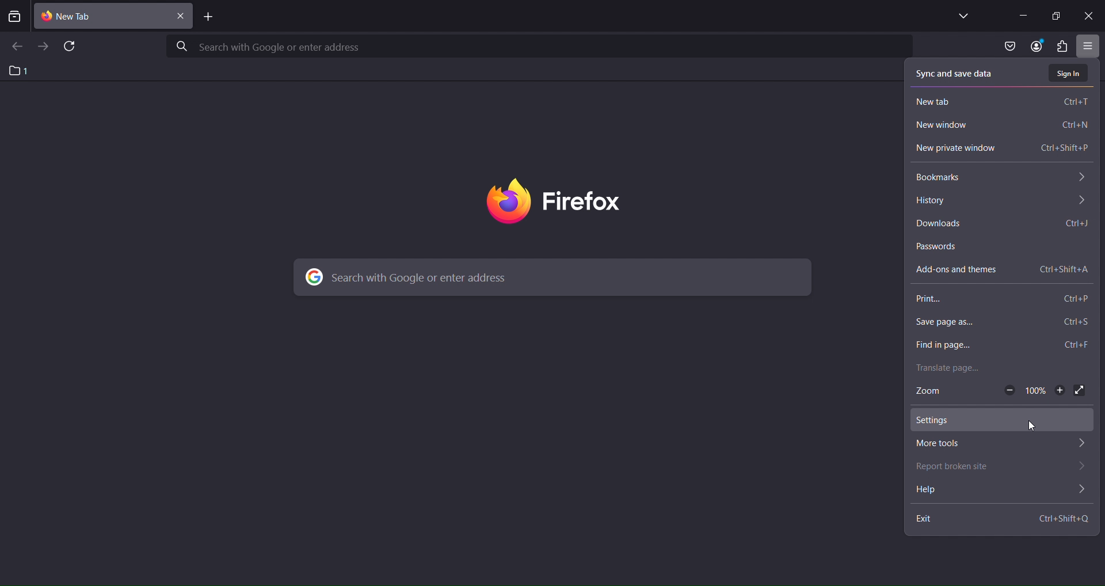 Image resolution: width=1105 pixels, height=586 pixels. I want to click on new tab, so click(1004, 101).